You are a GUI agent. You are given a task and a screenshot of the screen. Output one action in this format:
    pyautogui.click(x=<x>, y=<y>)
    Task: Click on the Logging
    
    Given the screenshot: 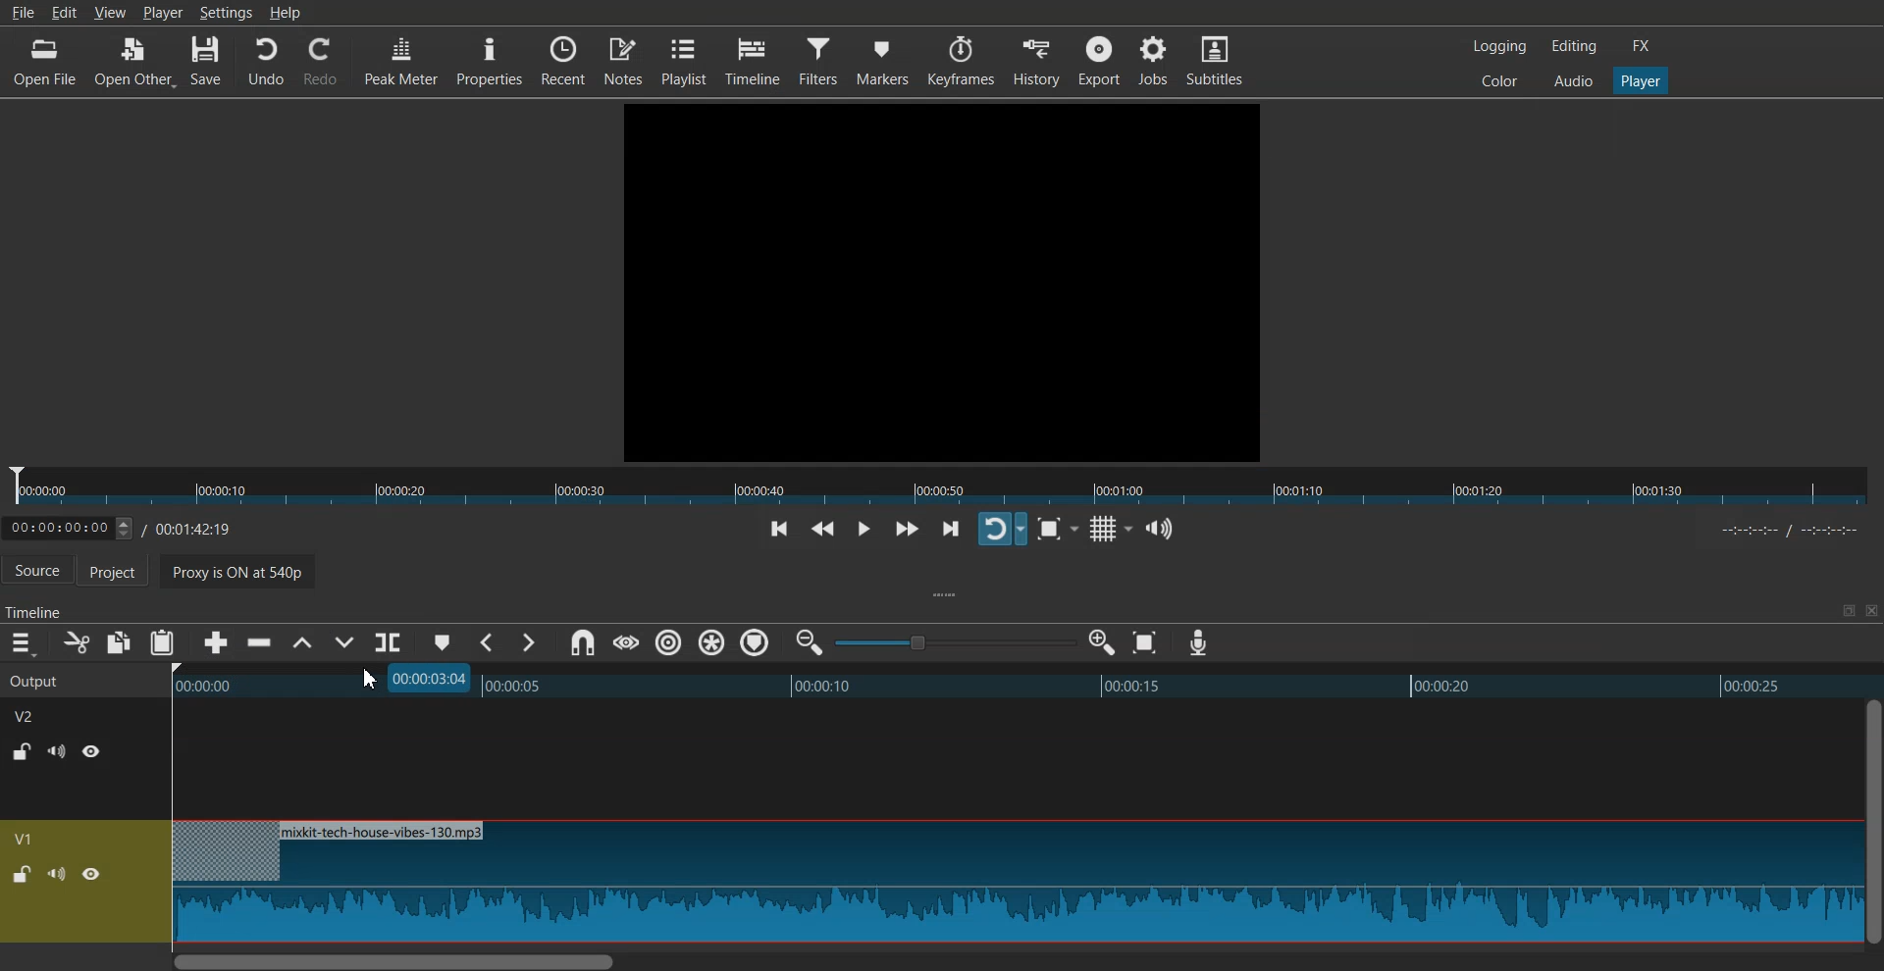 What is the action you would take?
    pyautogui.click(x=1500, y=46)
    